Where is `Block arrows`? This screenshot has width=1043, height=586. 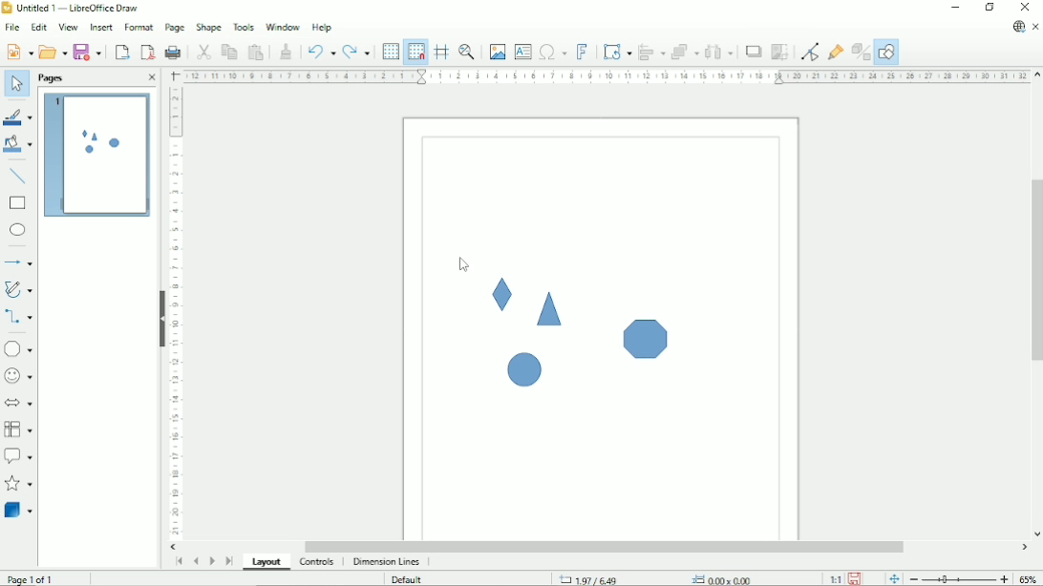 Block arrows is located at coordinates (20, 404).